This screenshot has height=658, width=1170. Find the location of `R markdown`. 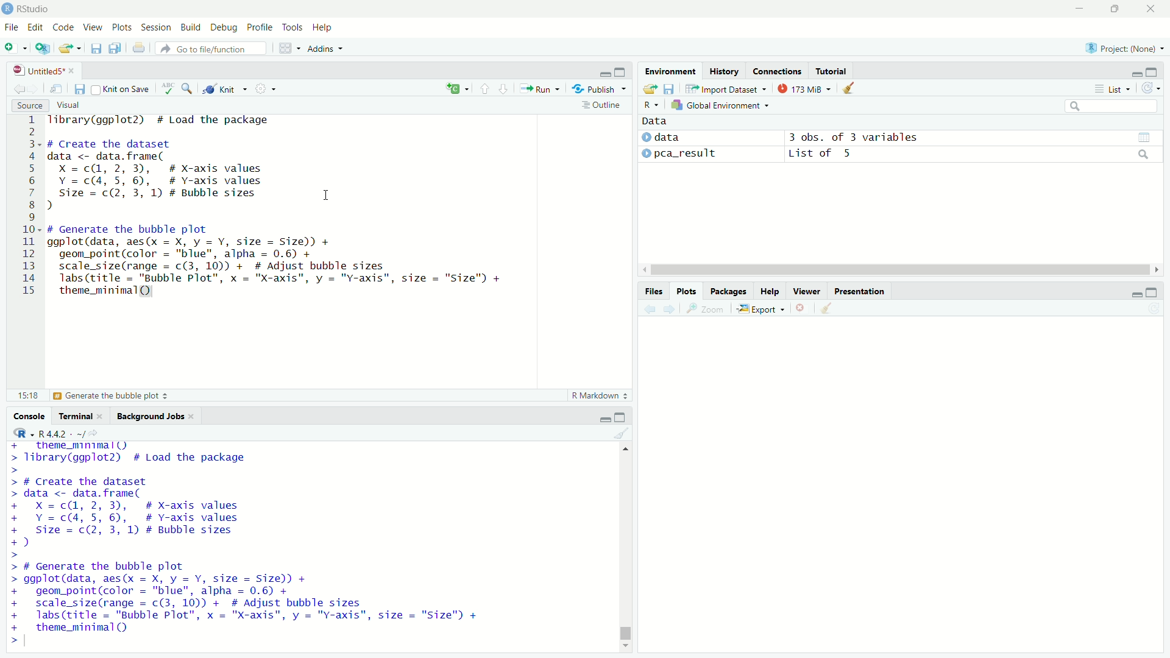

R markdown is located at coordinates (600, 395).